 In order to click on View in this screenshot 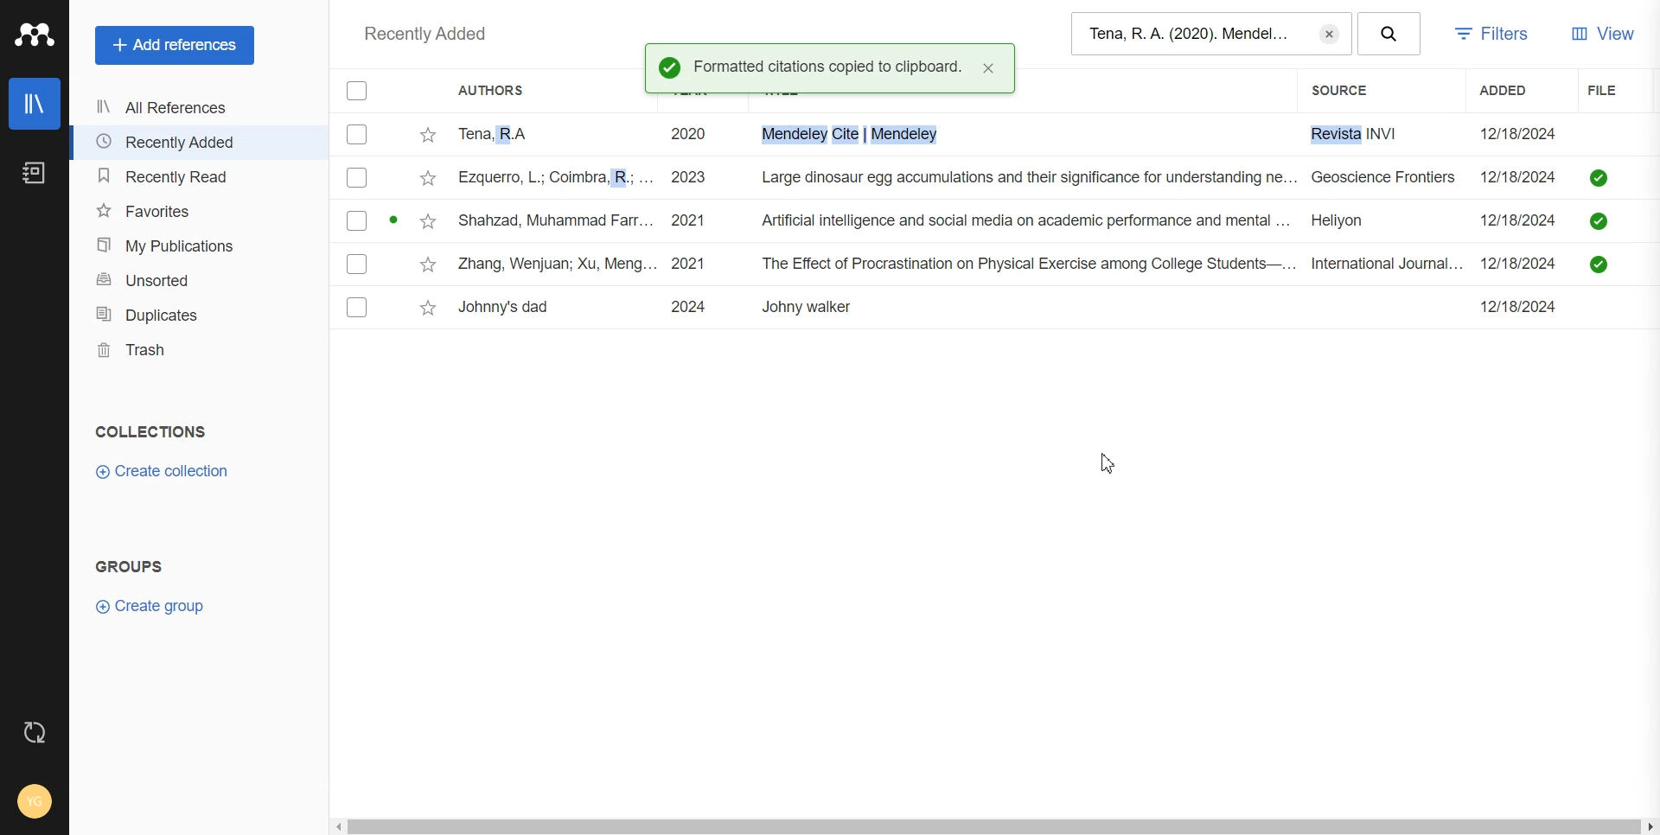, I will do `click(1605, 35)`.